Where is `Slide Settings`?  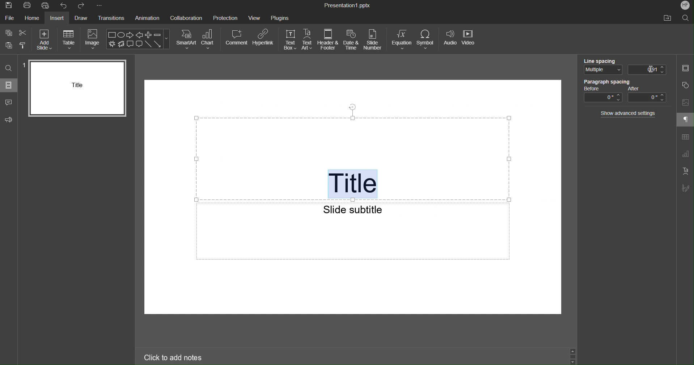
Slide Settings is located at coordinates (685, 69).